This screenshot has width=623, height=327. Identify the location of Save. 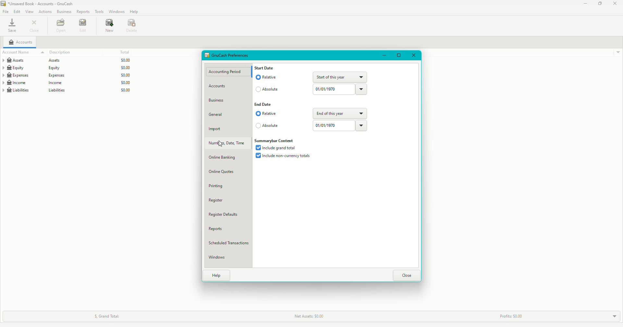
(12, 27).